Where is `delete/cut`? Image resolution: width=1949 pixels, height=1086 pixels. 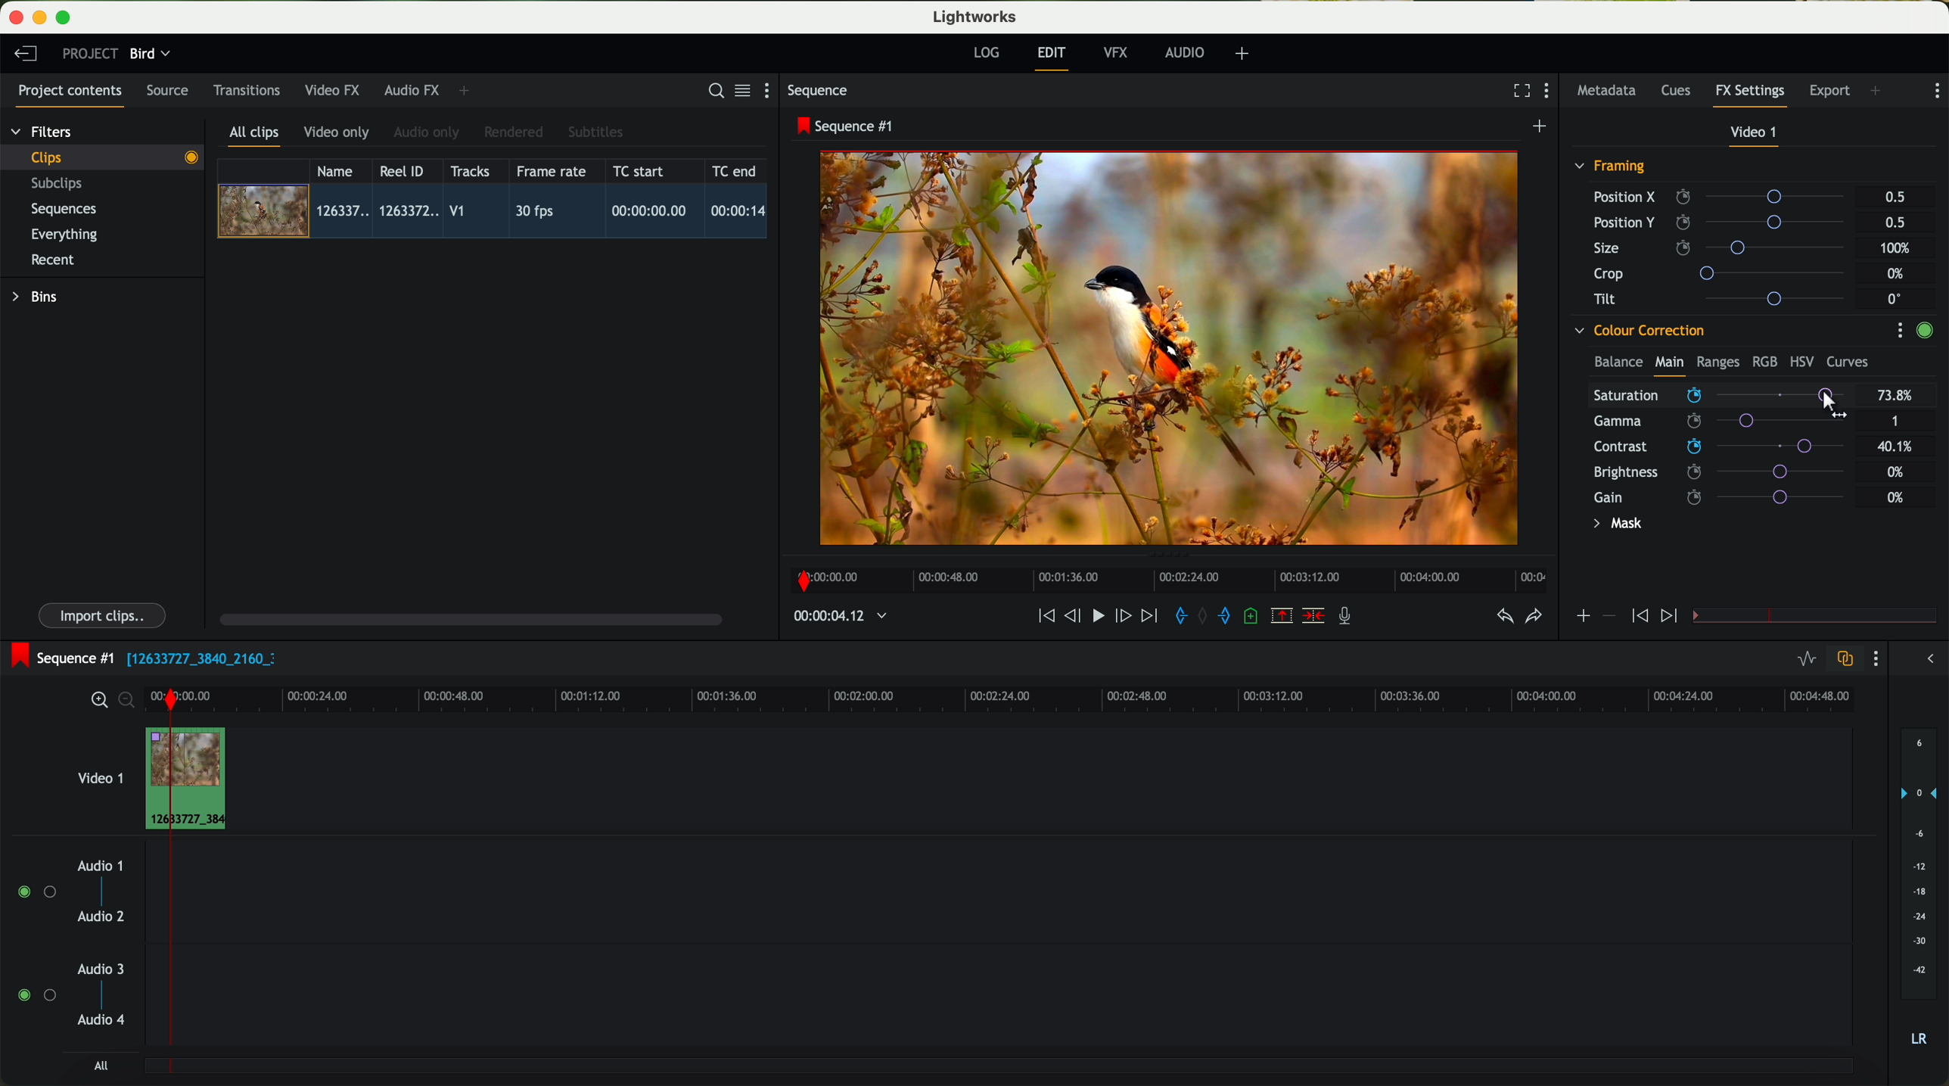
delete/cut is located at coordinates (1313, 616).